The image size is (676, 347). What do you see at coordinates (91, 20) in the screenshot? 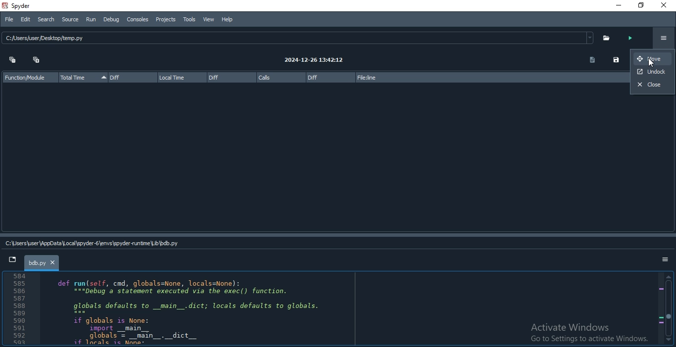
I see `Run` at bounding box center [91, 20].